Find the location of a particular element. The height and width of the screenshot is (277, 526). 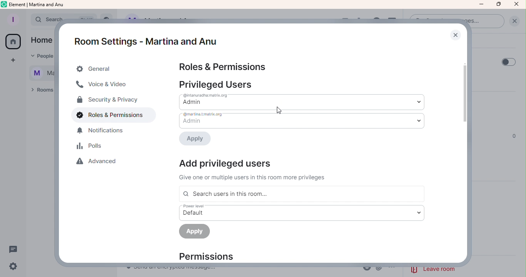

Apply is located at coordinates (195, 232).